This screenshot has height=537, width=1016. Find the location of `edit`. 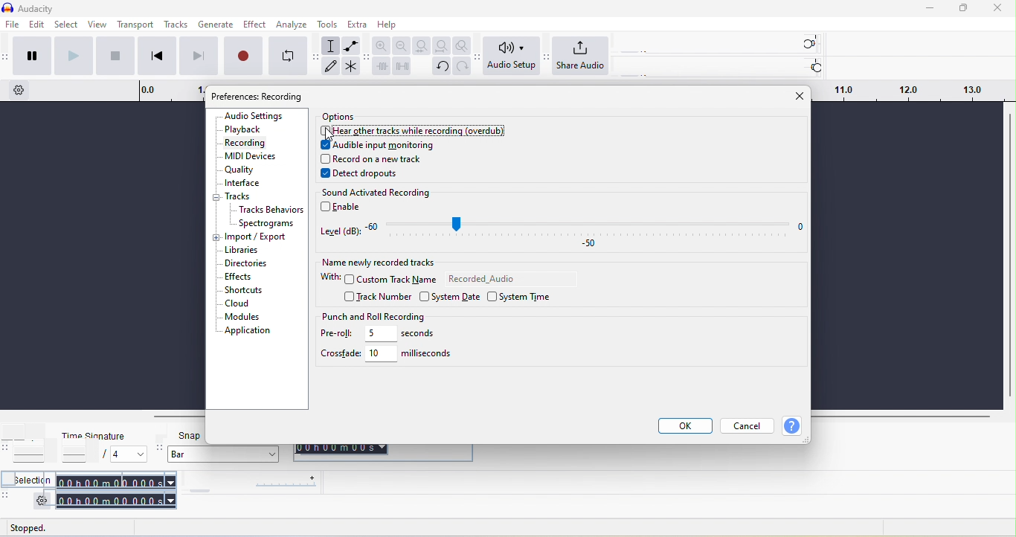

edit is located at coordinates (36, 24).